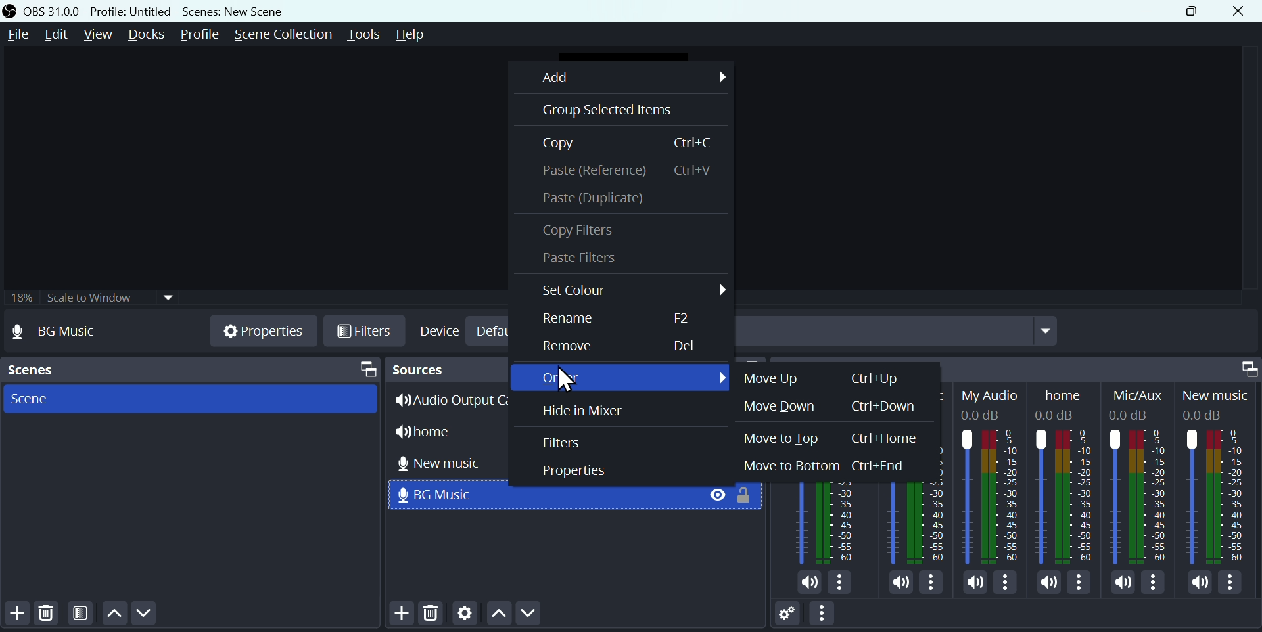  I want to click on BG Music, so click(68, 332).